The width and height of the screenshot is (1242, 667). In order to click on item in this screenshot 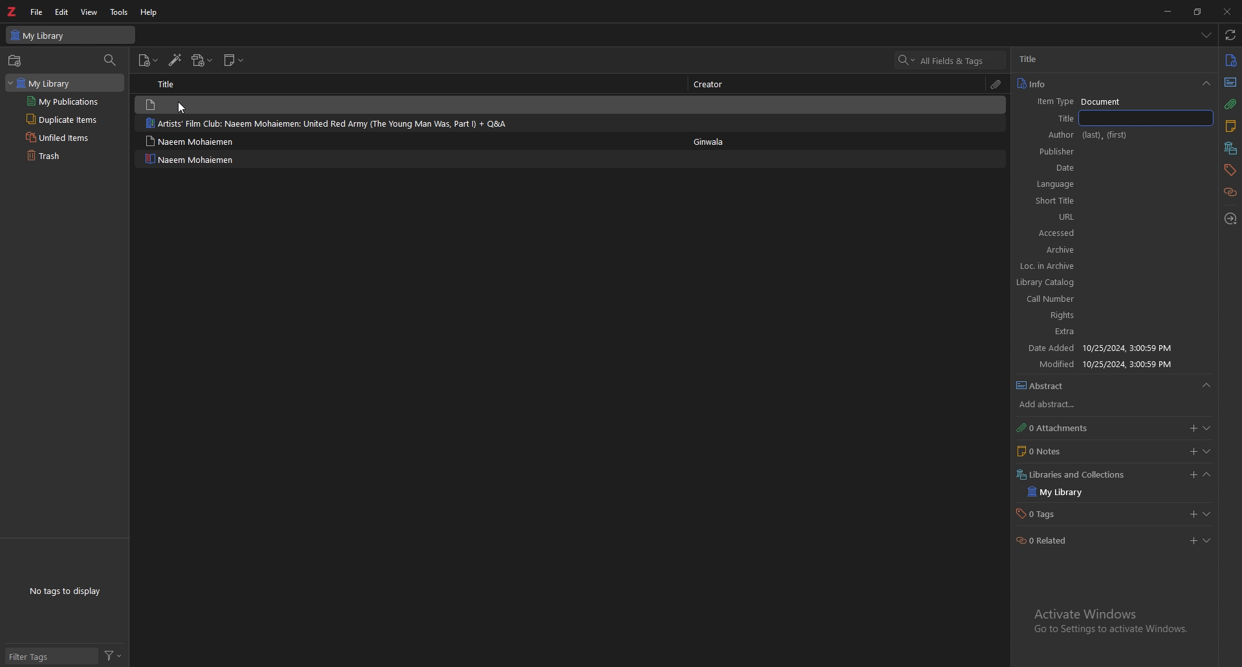, I will do `click(406, 140)`.